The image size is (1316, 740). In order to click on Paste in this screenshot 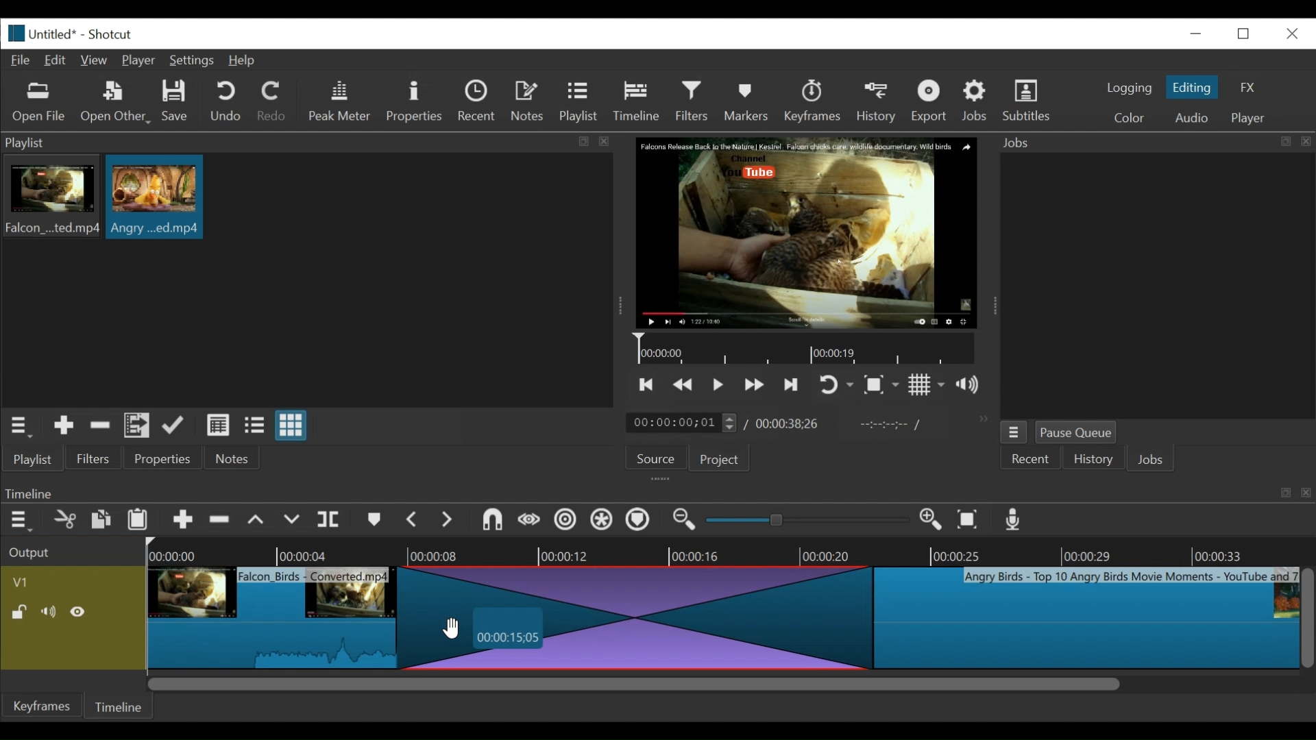, I will do `click(143, 521)`.